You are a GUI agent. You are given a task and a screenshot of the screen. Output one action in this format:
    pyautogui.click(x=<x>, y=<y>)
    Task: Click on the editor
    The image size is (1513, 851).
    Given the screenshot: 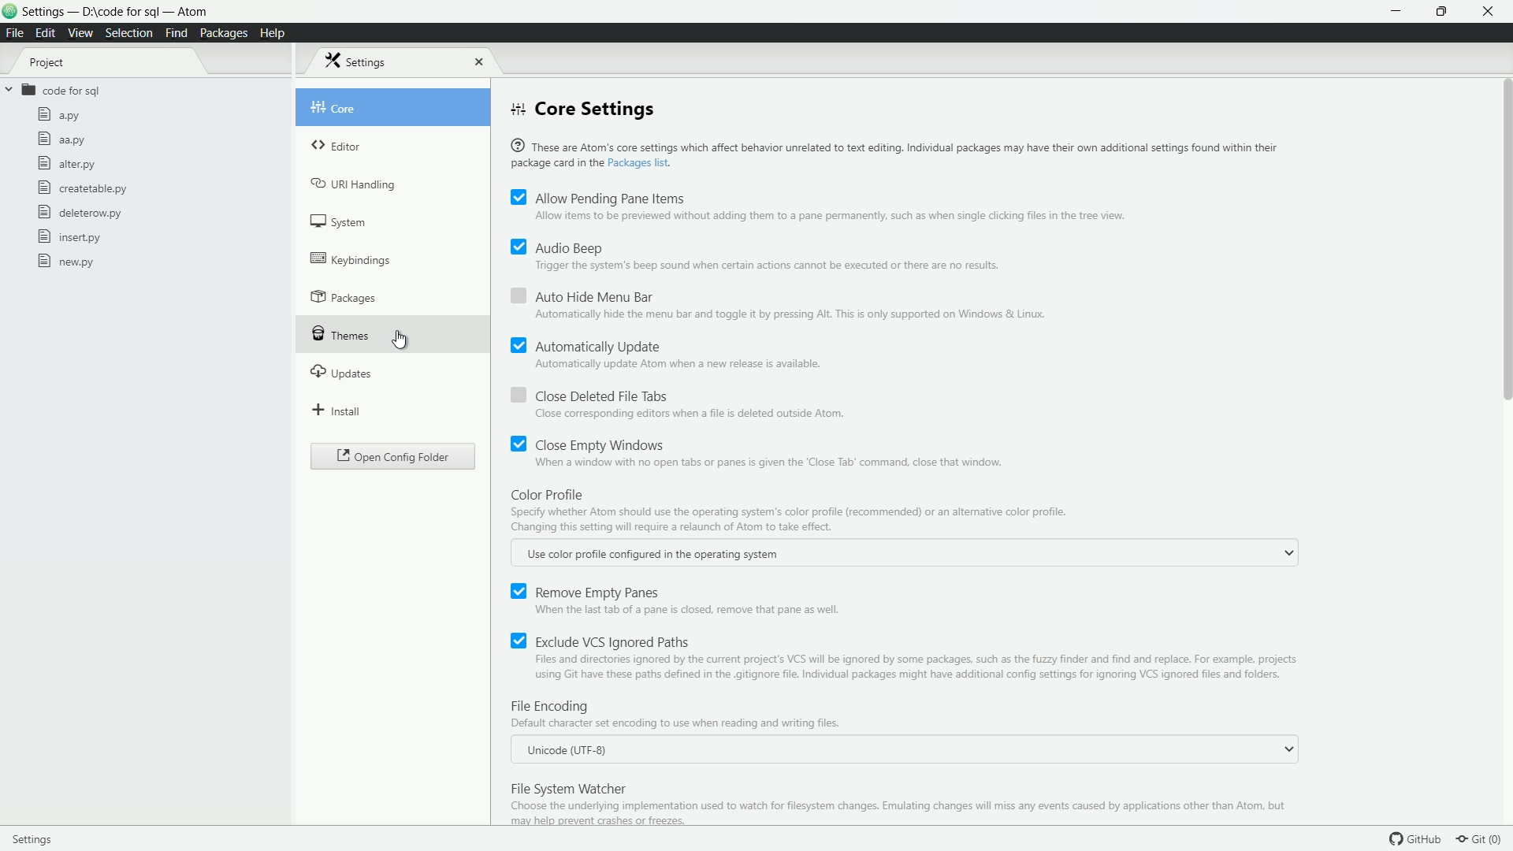 What is the action you would take?
    pyautogui.click(x=338, y=147)
    